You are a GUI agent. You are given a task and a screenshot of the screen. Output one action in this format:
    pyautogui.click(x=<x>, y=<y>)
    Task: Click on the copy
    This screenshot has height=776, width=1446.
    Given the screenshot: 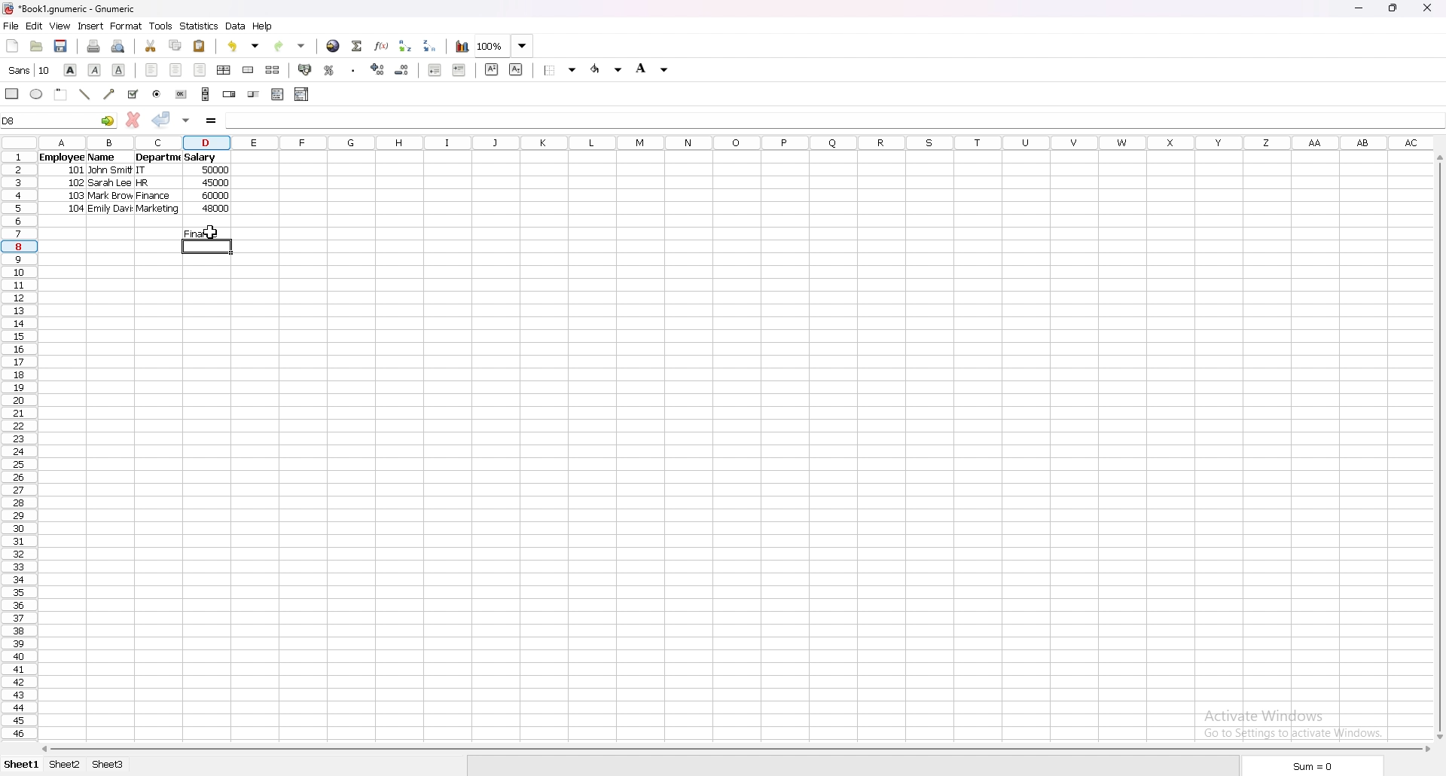 What is the action you would take?
    pyautogui.click(x=175, y=45)
    